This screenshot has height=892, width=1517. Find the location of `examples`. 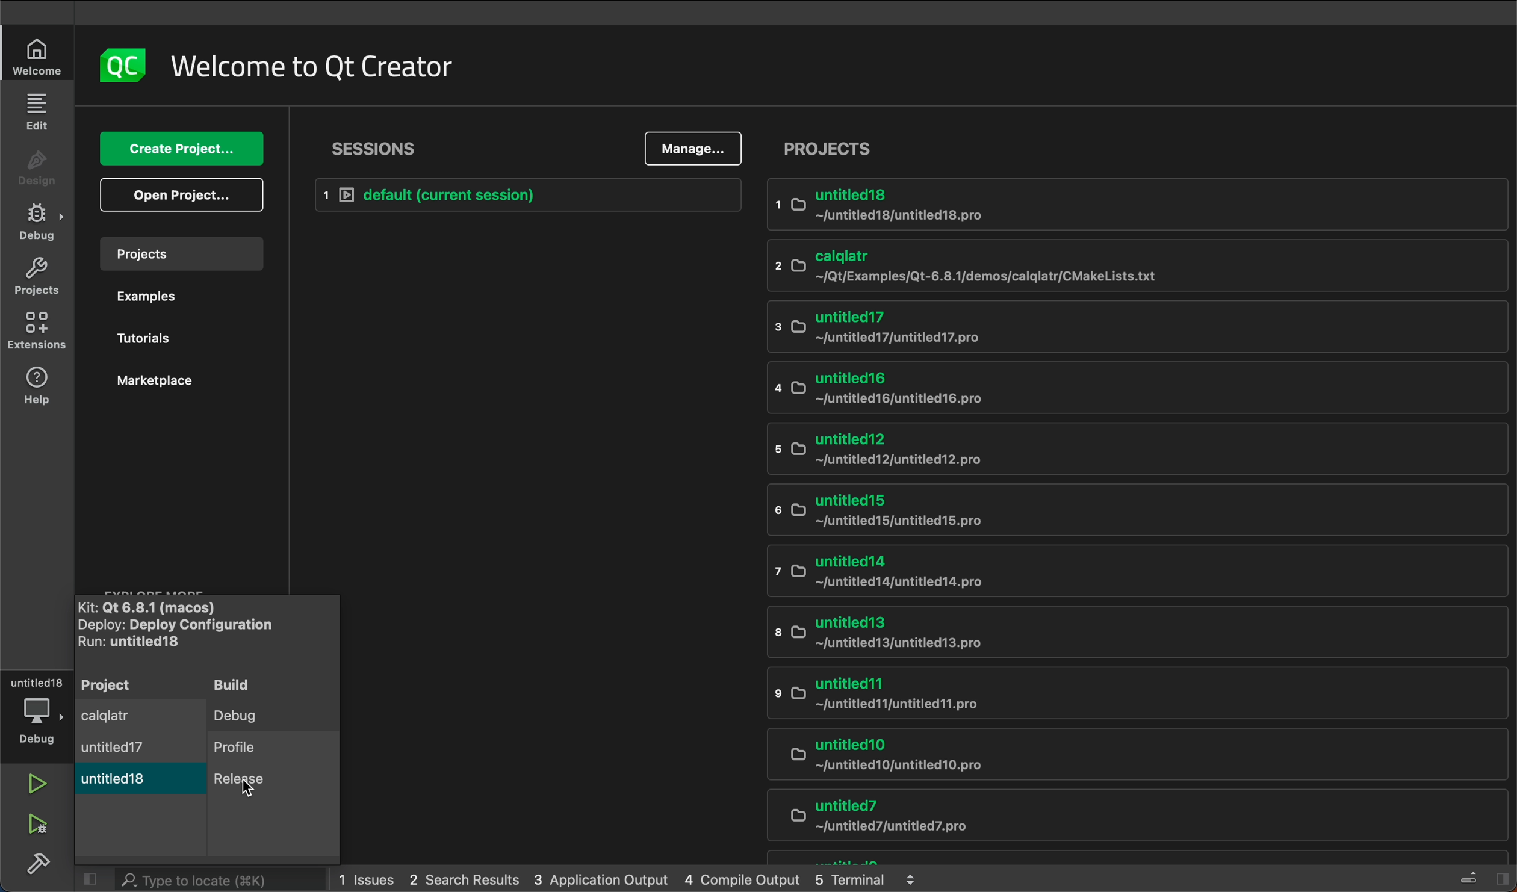

examples is located at coordinates (179, 299).